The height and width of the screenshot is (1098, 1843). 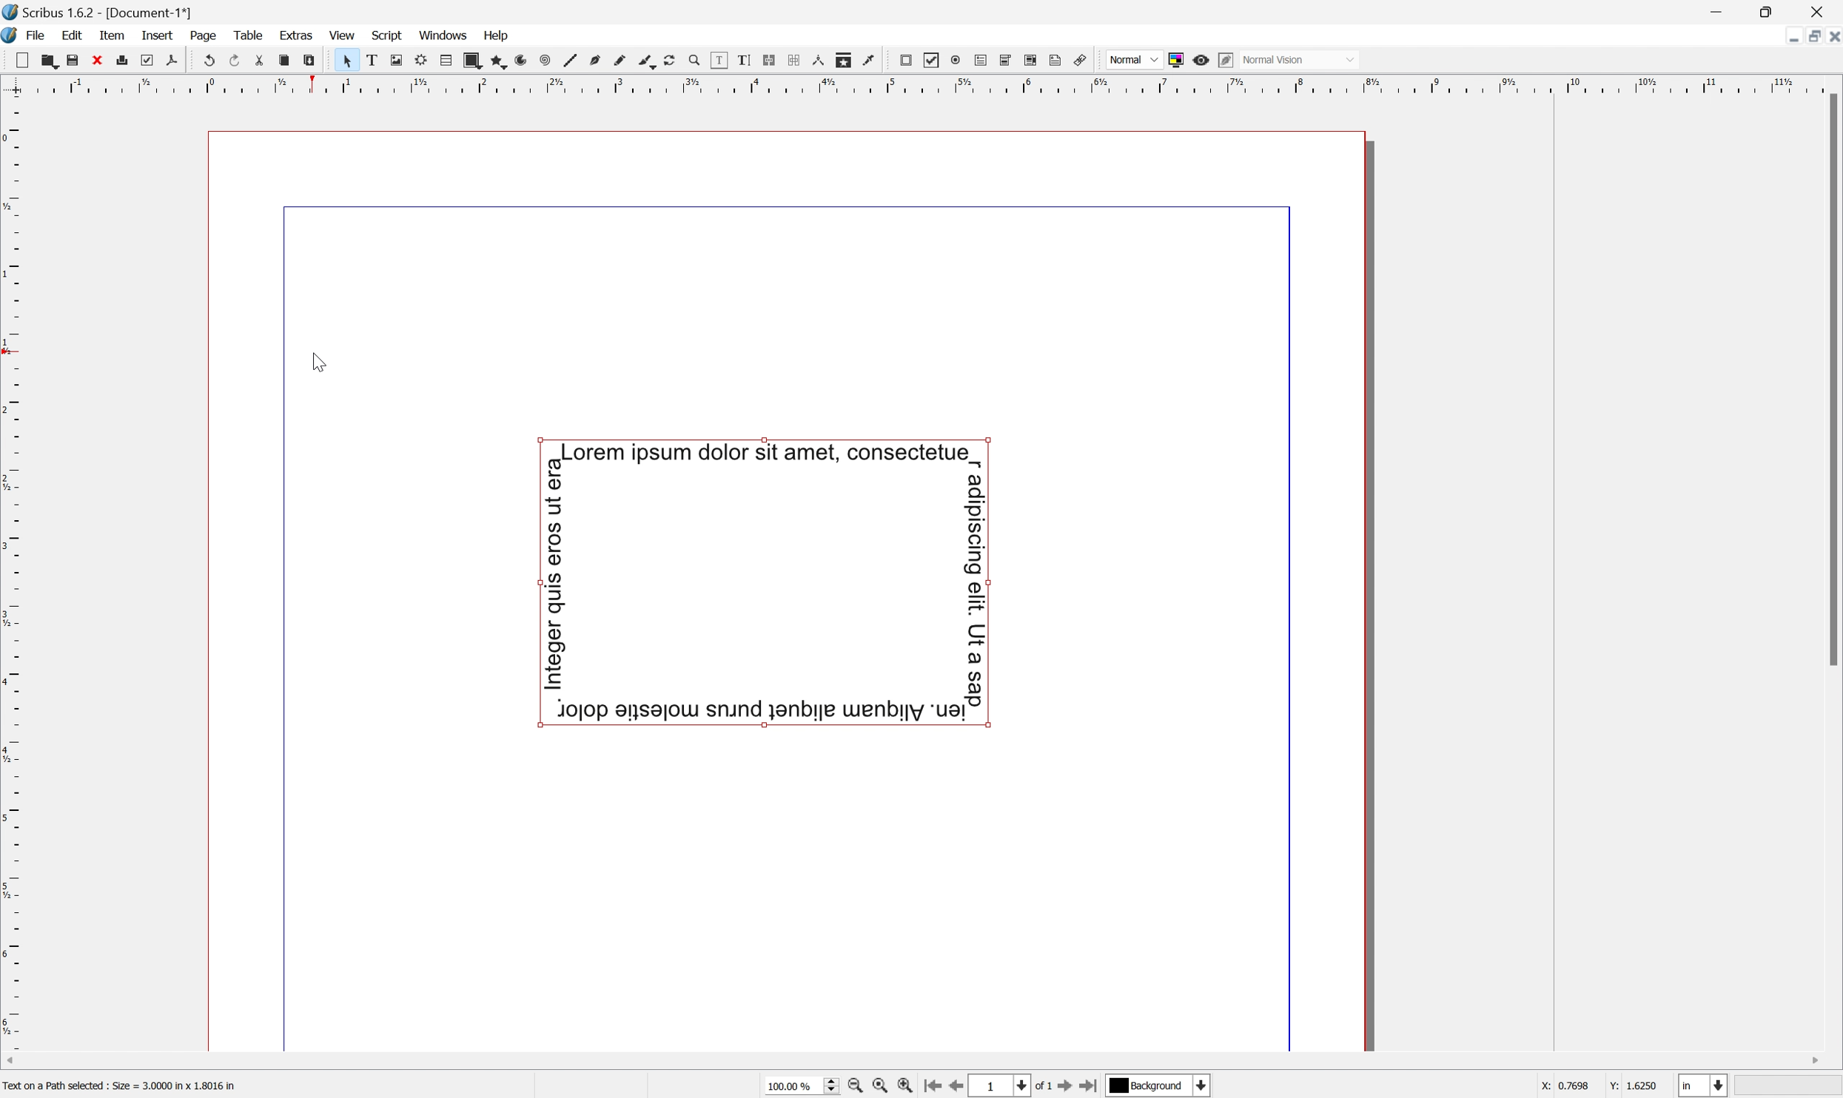 I want to click on Unlink text frames, so click(x=793, y=59).